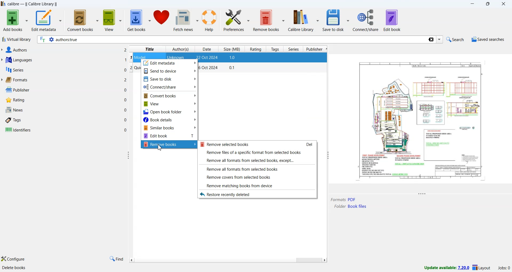 The image size is (512, 272). What do you see at coordinates (170, 63) in the screenshot?
I see `Edit metadata` at bounding box center [170, 63].